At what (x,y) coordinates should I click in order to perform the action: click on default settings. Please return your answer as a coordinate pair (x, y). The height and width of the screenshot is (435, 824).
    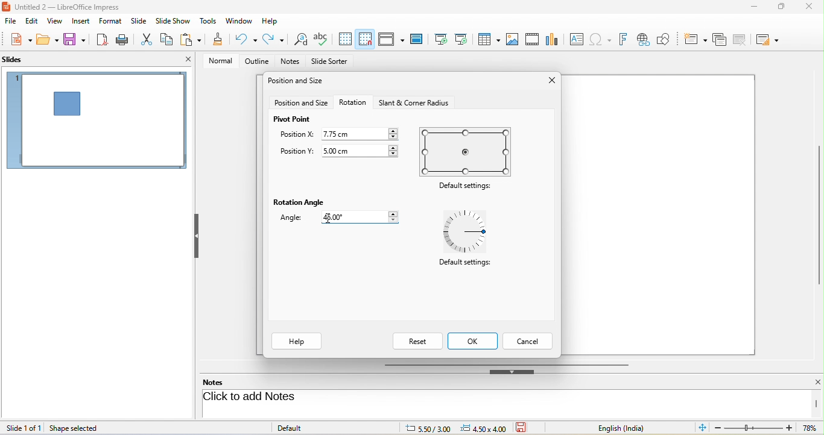
    Looking at the image, I should click on (467, 187).